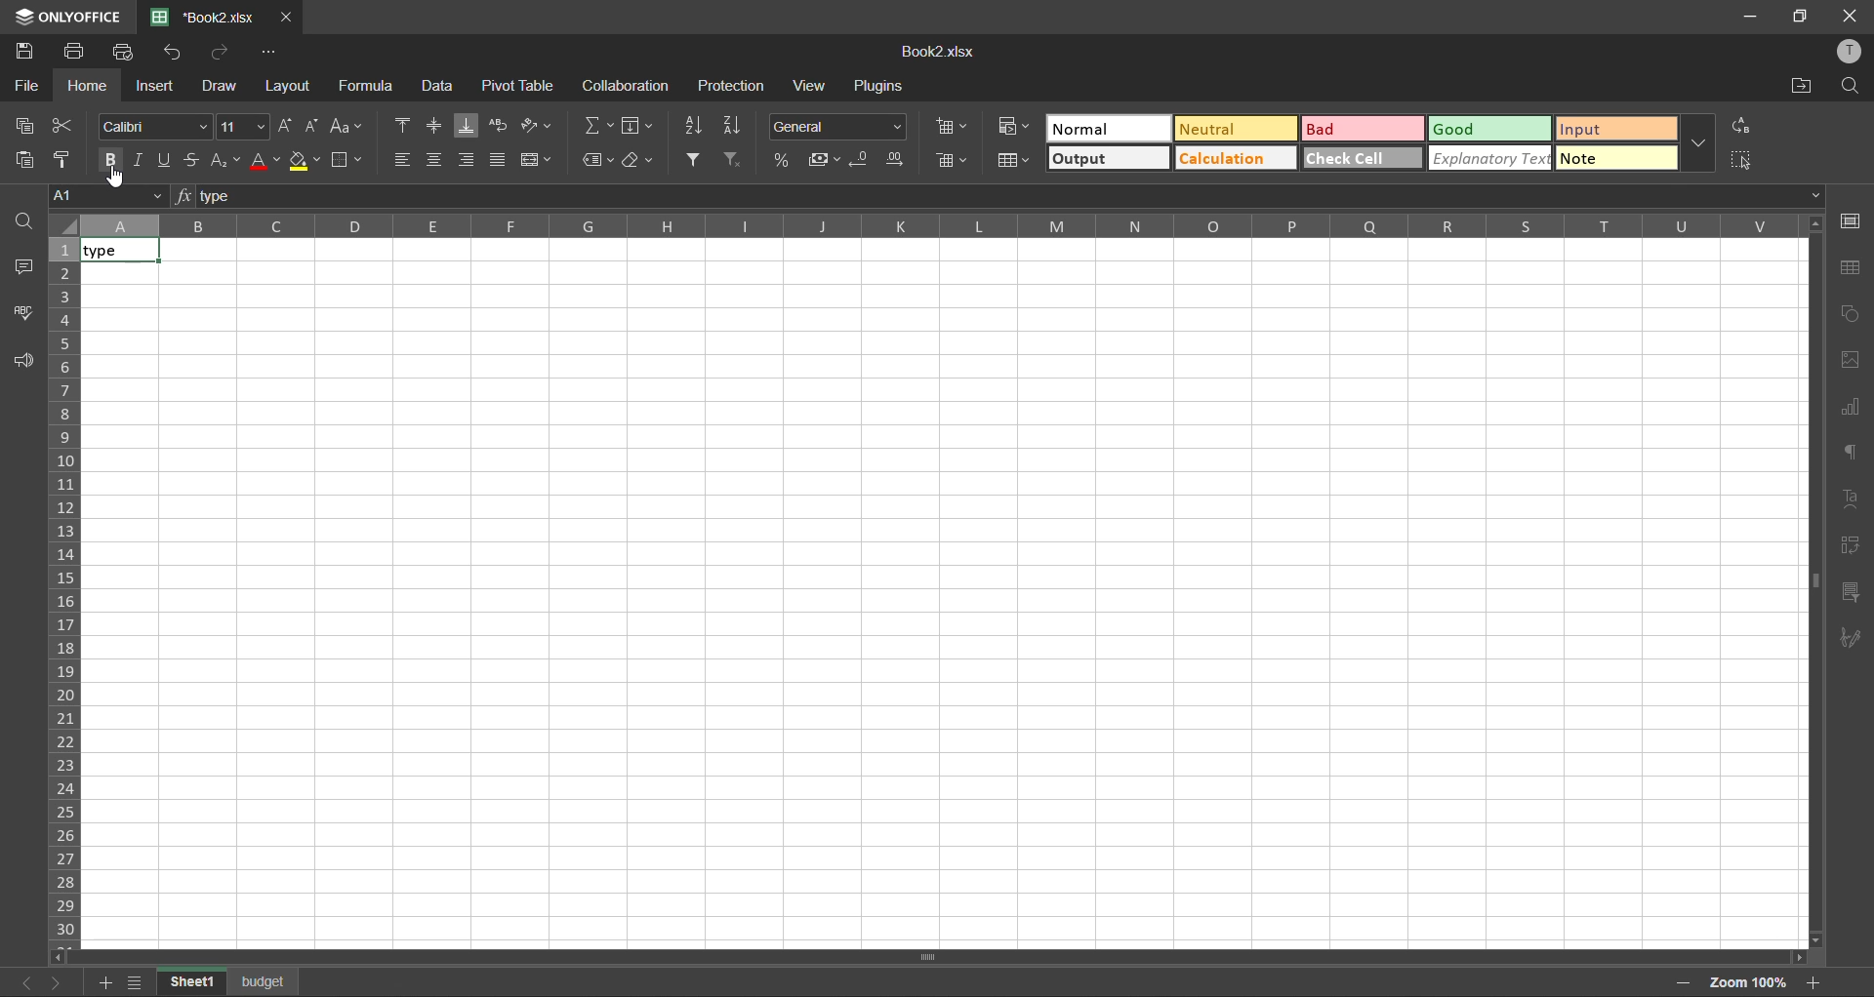 This screenshot has width=1874, height=997. I want to click on replace, so click(1739, 125).